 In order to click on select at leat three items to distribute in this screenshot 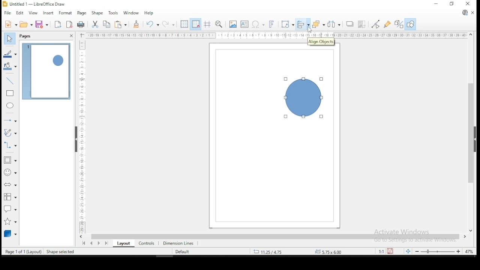, I will do `click(334, 24)`.